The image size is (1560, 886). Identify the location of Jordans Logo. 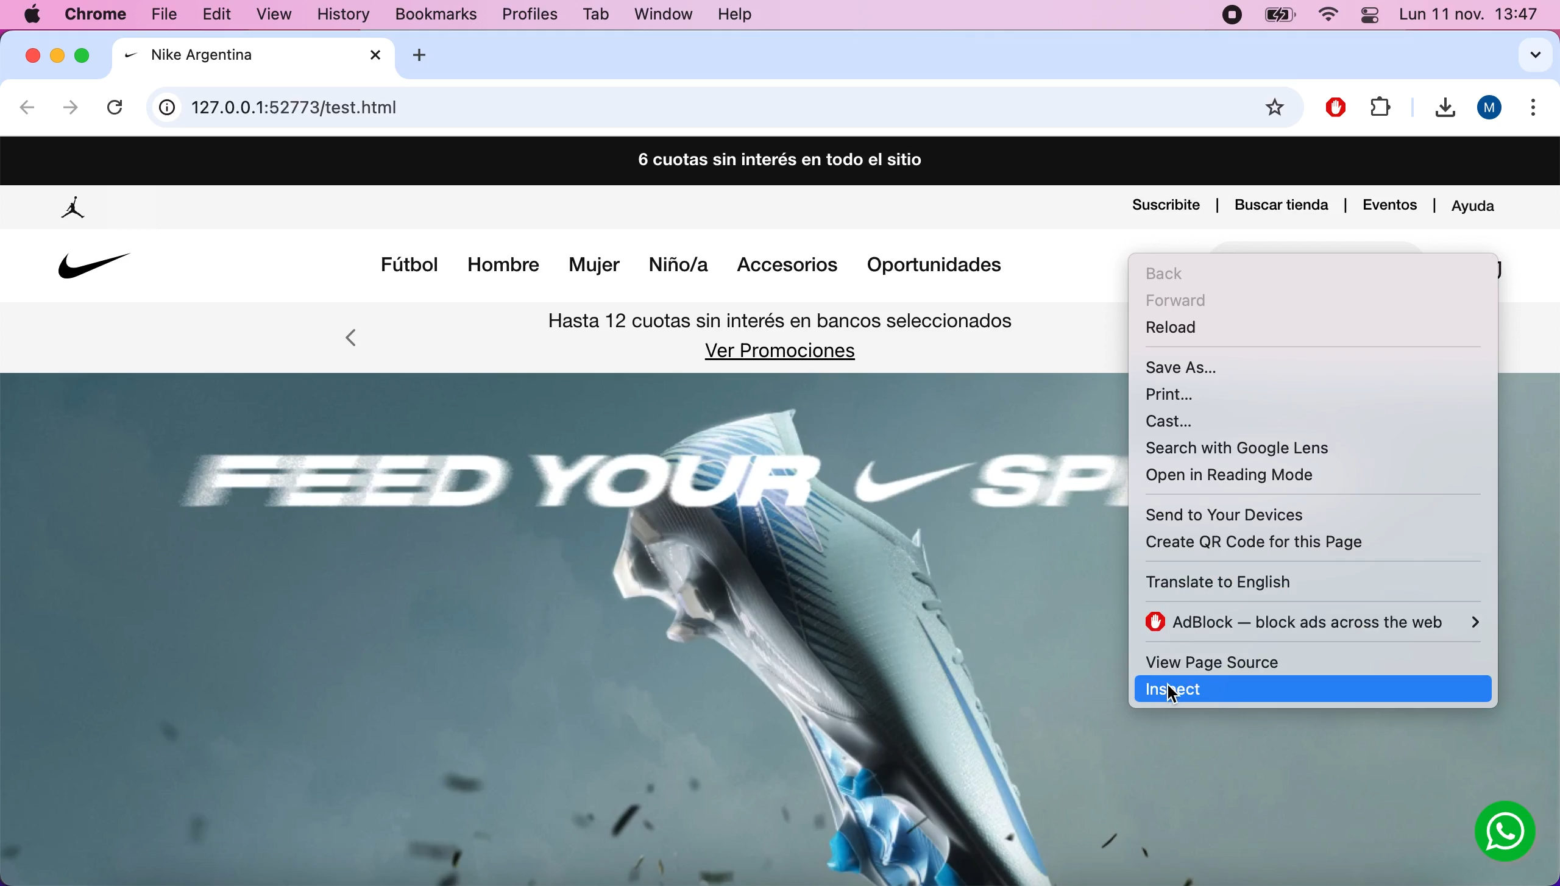
(76, 208).